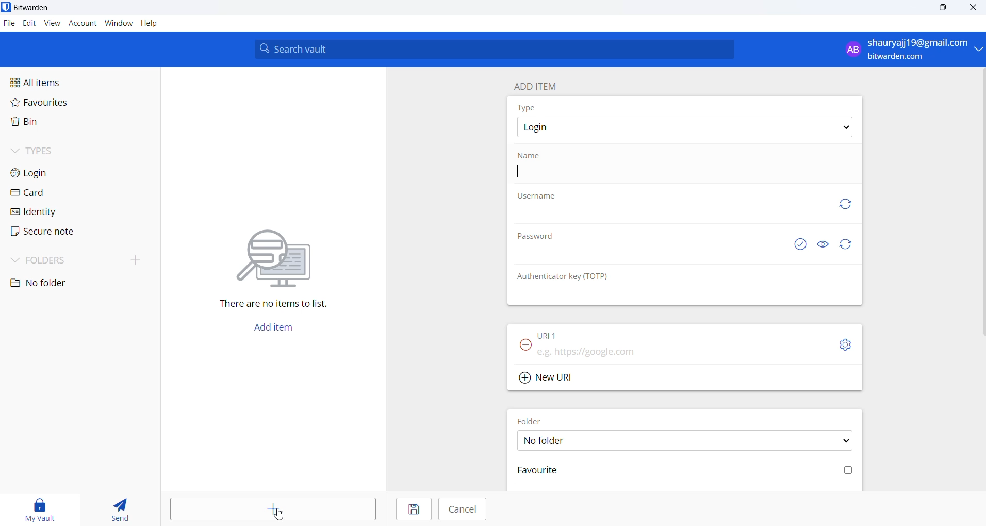  I want to click on Bitwarden, so click(32, 8).